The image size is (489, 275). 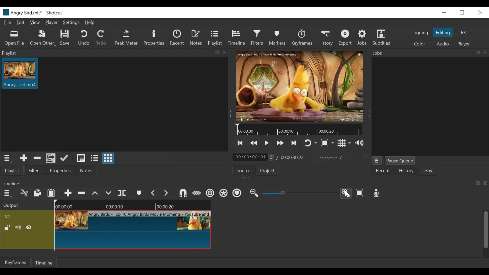 I want to click on Player, so click(x=51, y=22).